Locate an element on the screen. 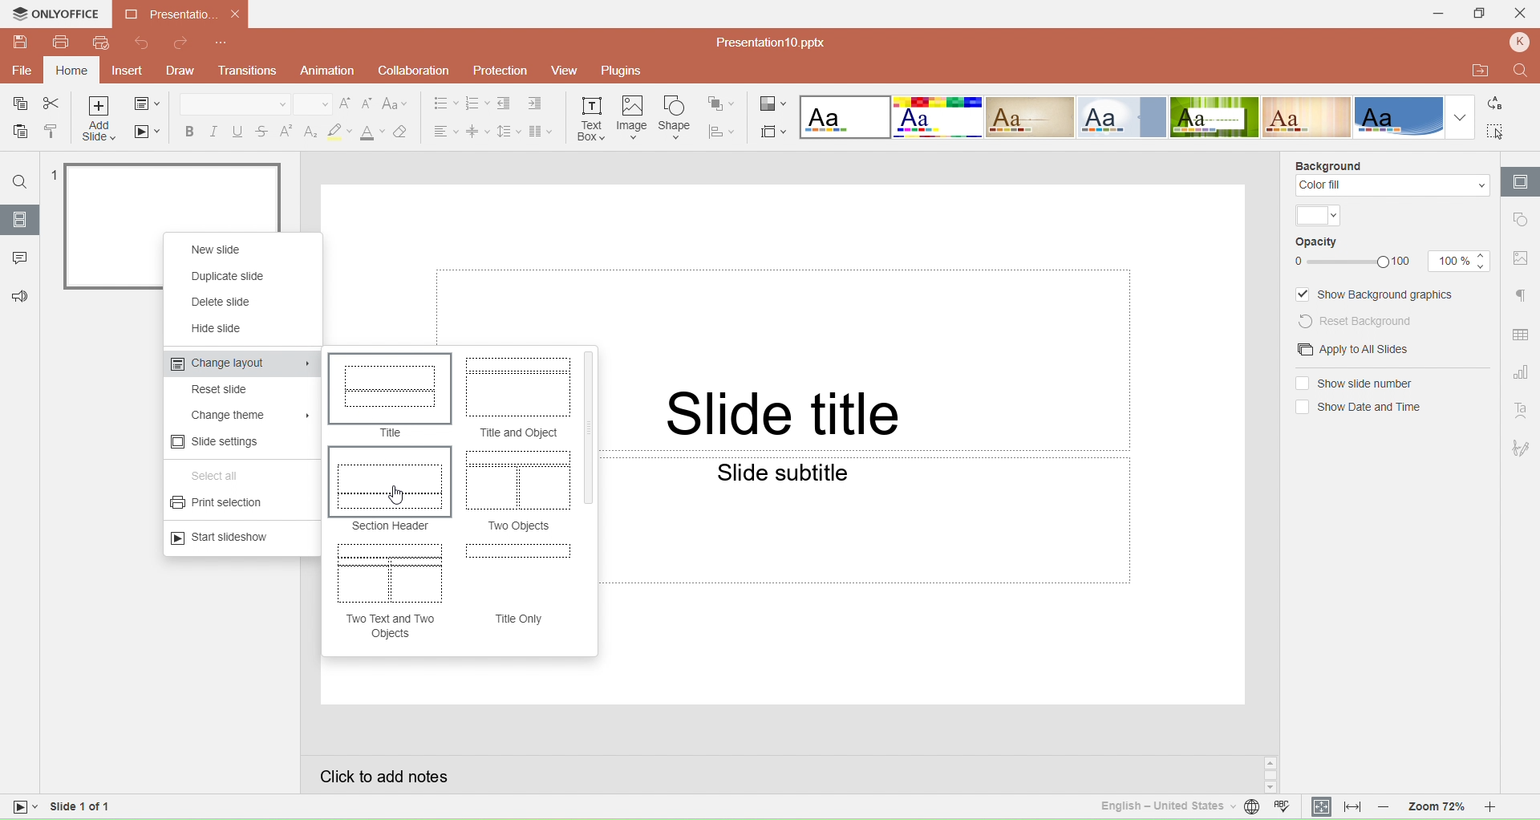  Delete slide is located at coordinates (231, 302).